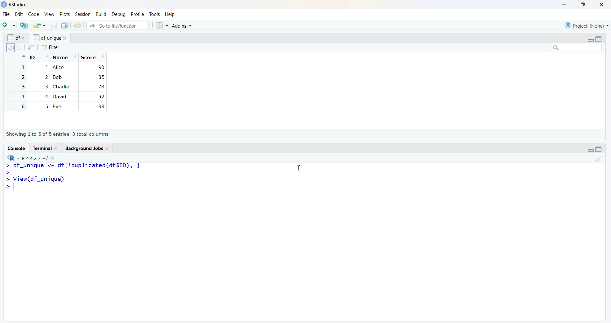 The width and height of the screenshot is (611, 323). I want to click on RStudio, so click(18, 5).